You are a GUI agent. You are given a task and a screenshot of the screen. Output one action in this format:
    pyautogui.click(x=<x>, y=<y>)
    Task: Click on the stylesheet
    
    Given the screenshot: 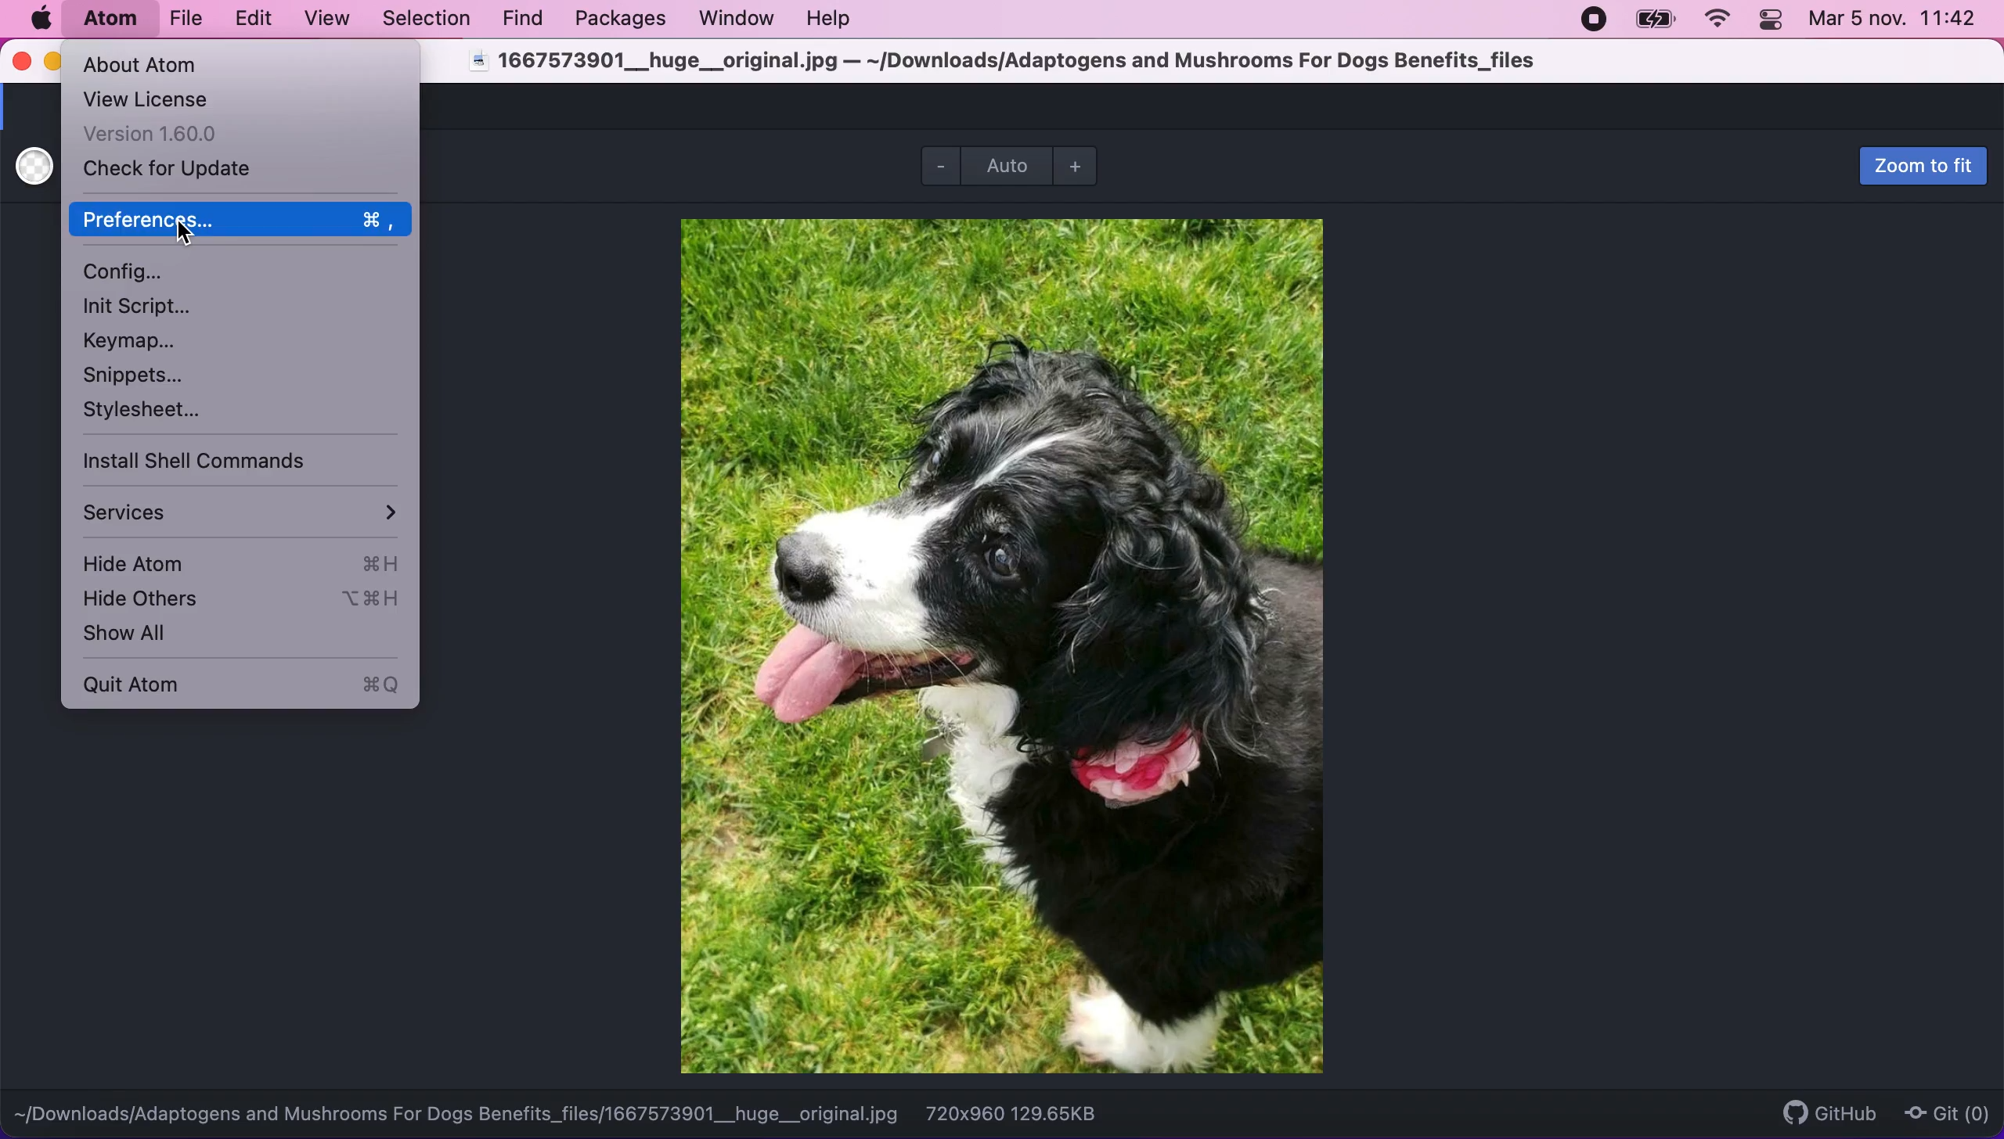 What is the action you would take?
    pyautogui.click(x=144, y=408)
    